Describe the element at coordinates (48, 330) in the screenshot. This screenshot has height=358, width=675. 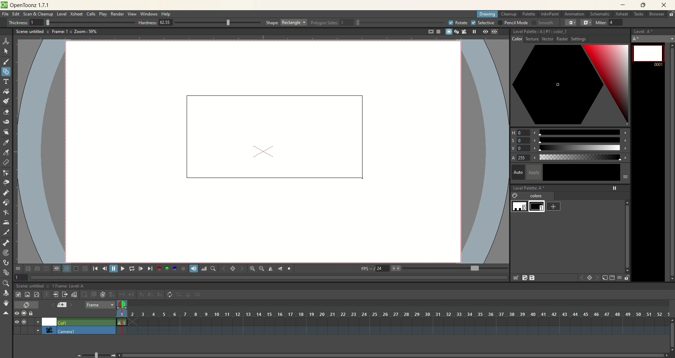
I see `select camera` at that location.